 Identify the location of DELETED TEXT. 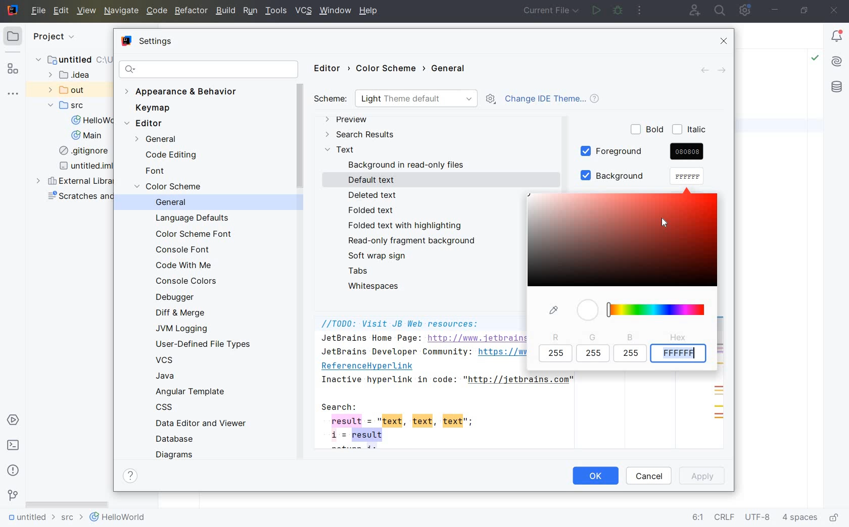
(372, 194).